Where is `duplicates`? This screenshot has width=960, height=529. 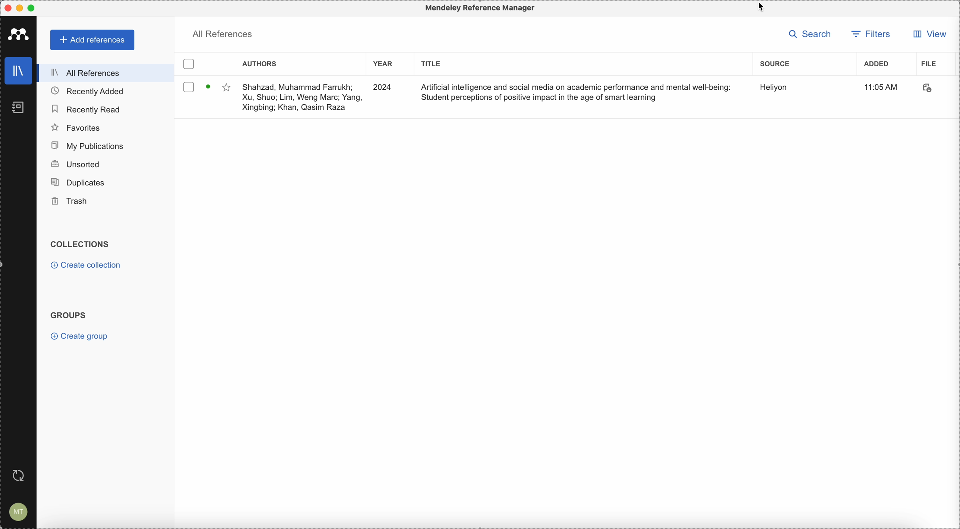 duplicates is located at coordinates (80, 181).